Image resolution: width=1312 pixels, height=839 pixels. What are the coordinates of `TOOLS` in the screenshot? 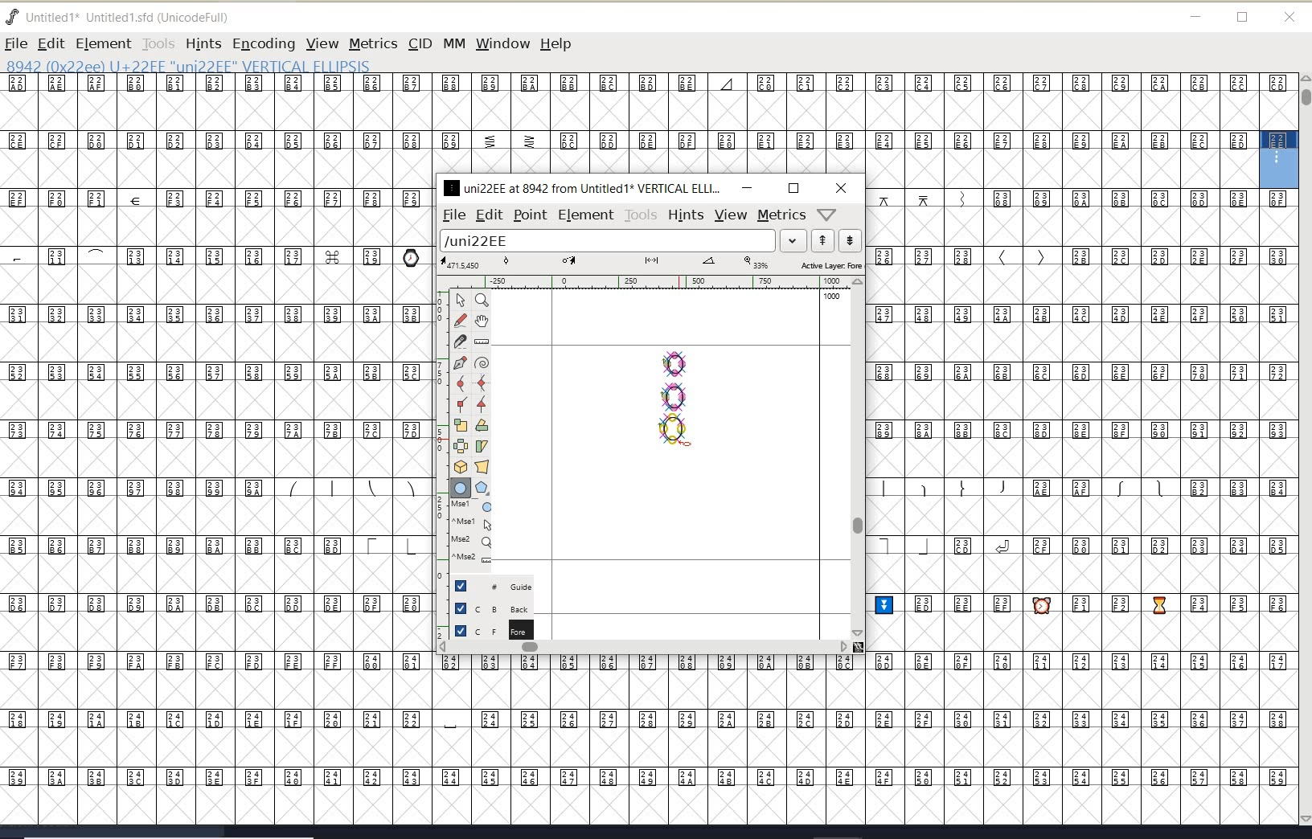 It's located at (158, 43).